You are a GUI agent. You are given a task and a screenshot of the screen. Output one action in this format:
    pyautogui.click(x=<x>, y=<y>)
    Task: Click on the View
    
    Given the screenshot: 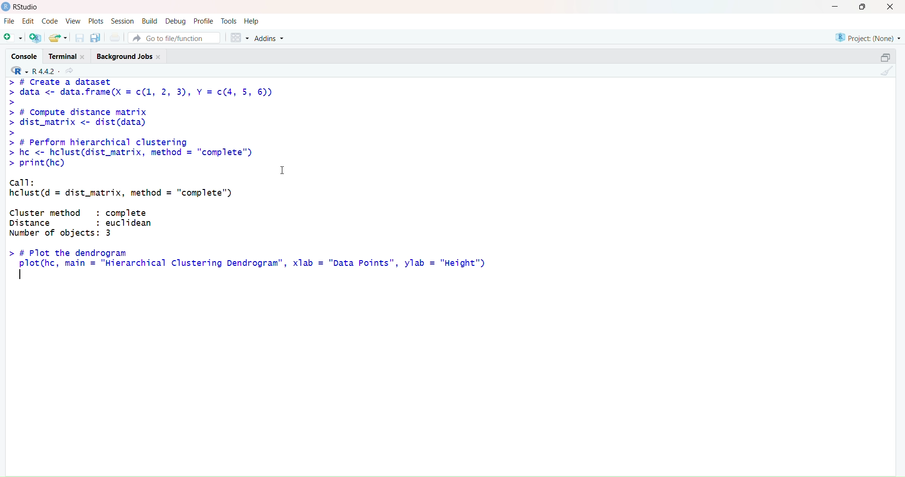 What is the action you would take?
    pyautogui.click(x=73, y=21)
    